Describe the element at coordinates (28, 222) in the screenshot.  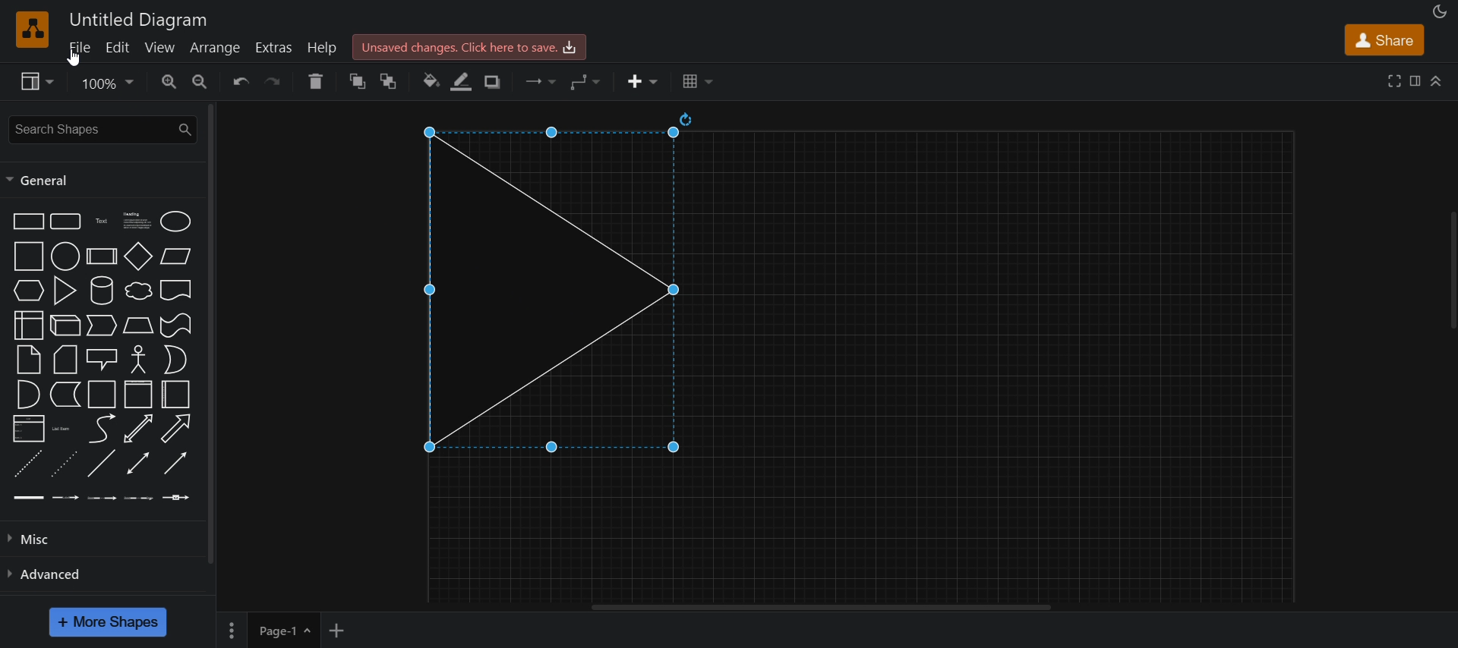
I see `rectangle` at that location.